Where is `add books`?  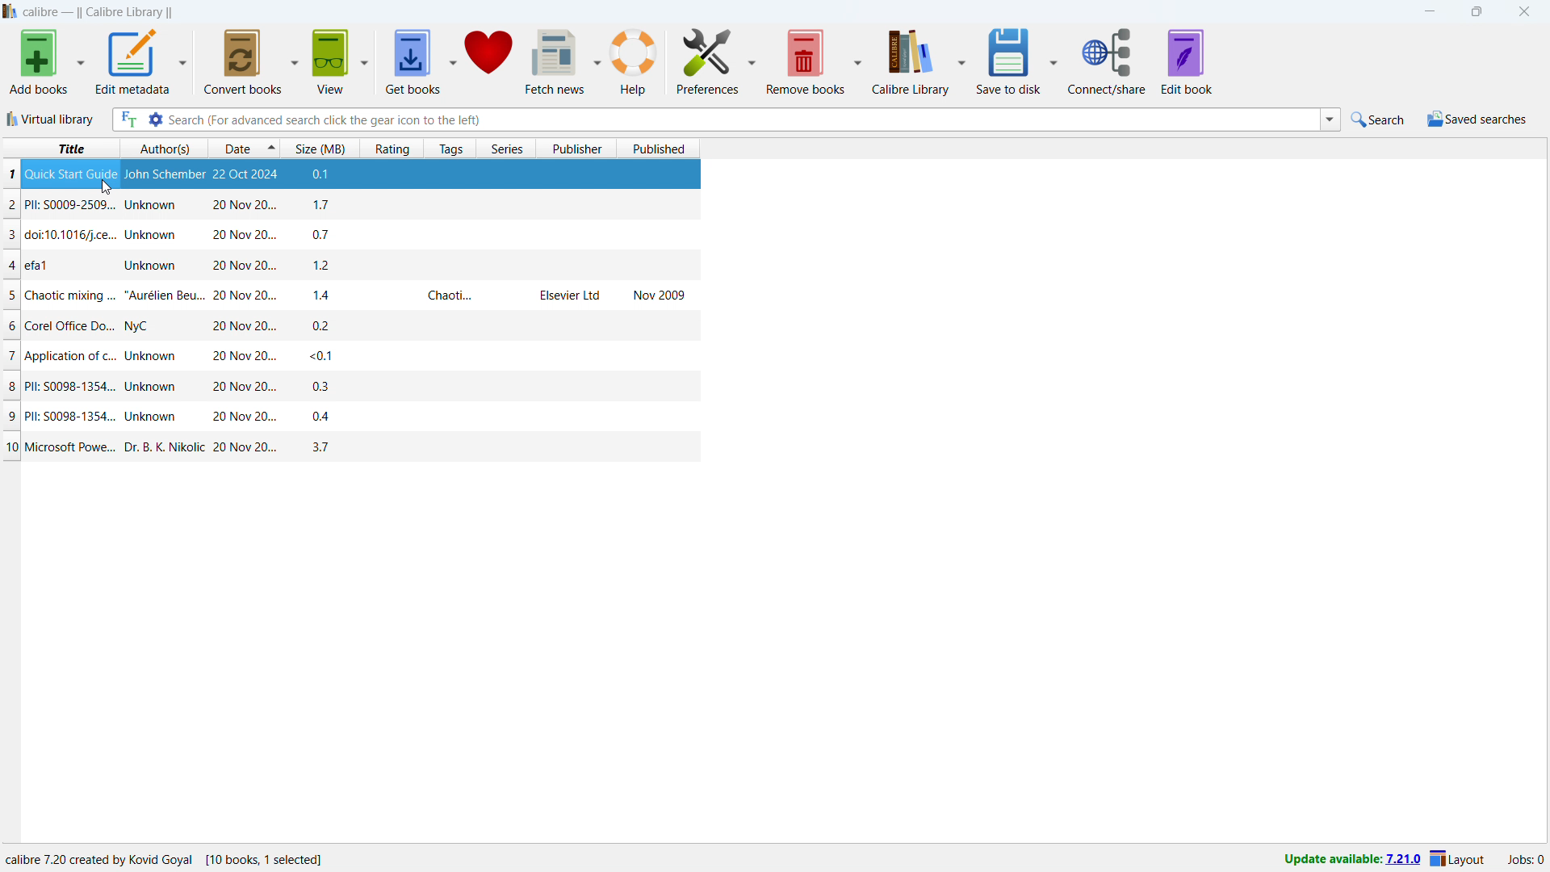
add books is located at coordinates (39, 61).